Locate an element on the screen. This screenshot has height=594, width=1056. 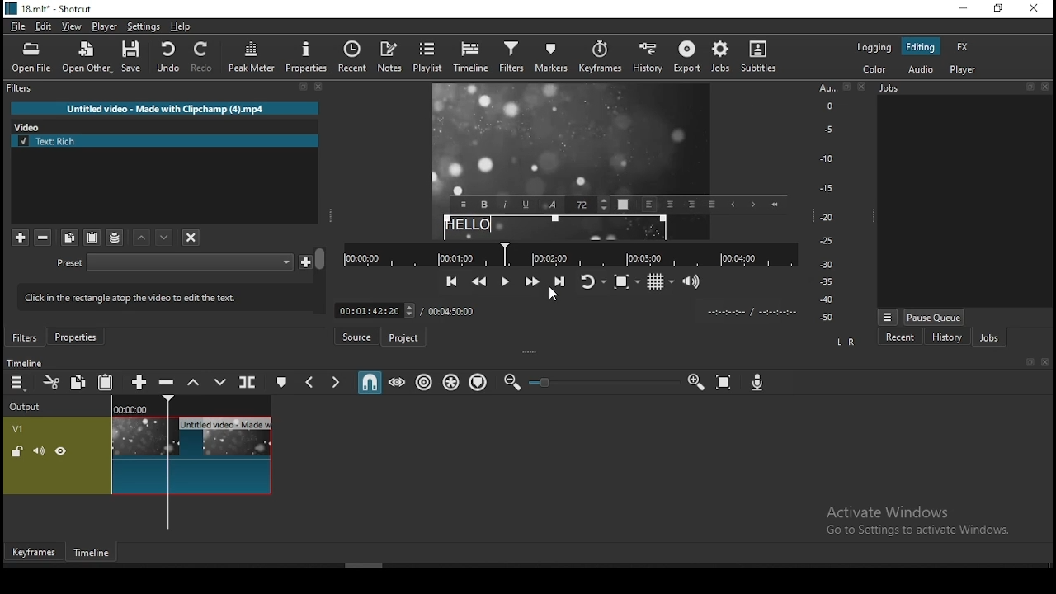
mouse pointer is located at coordinates (554, 298).